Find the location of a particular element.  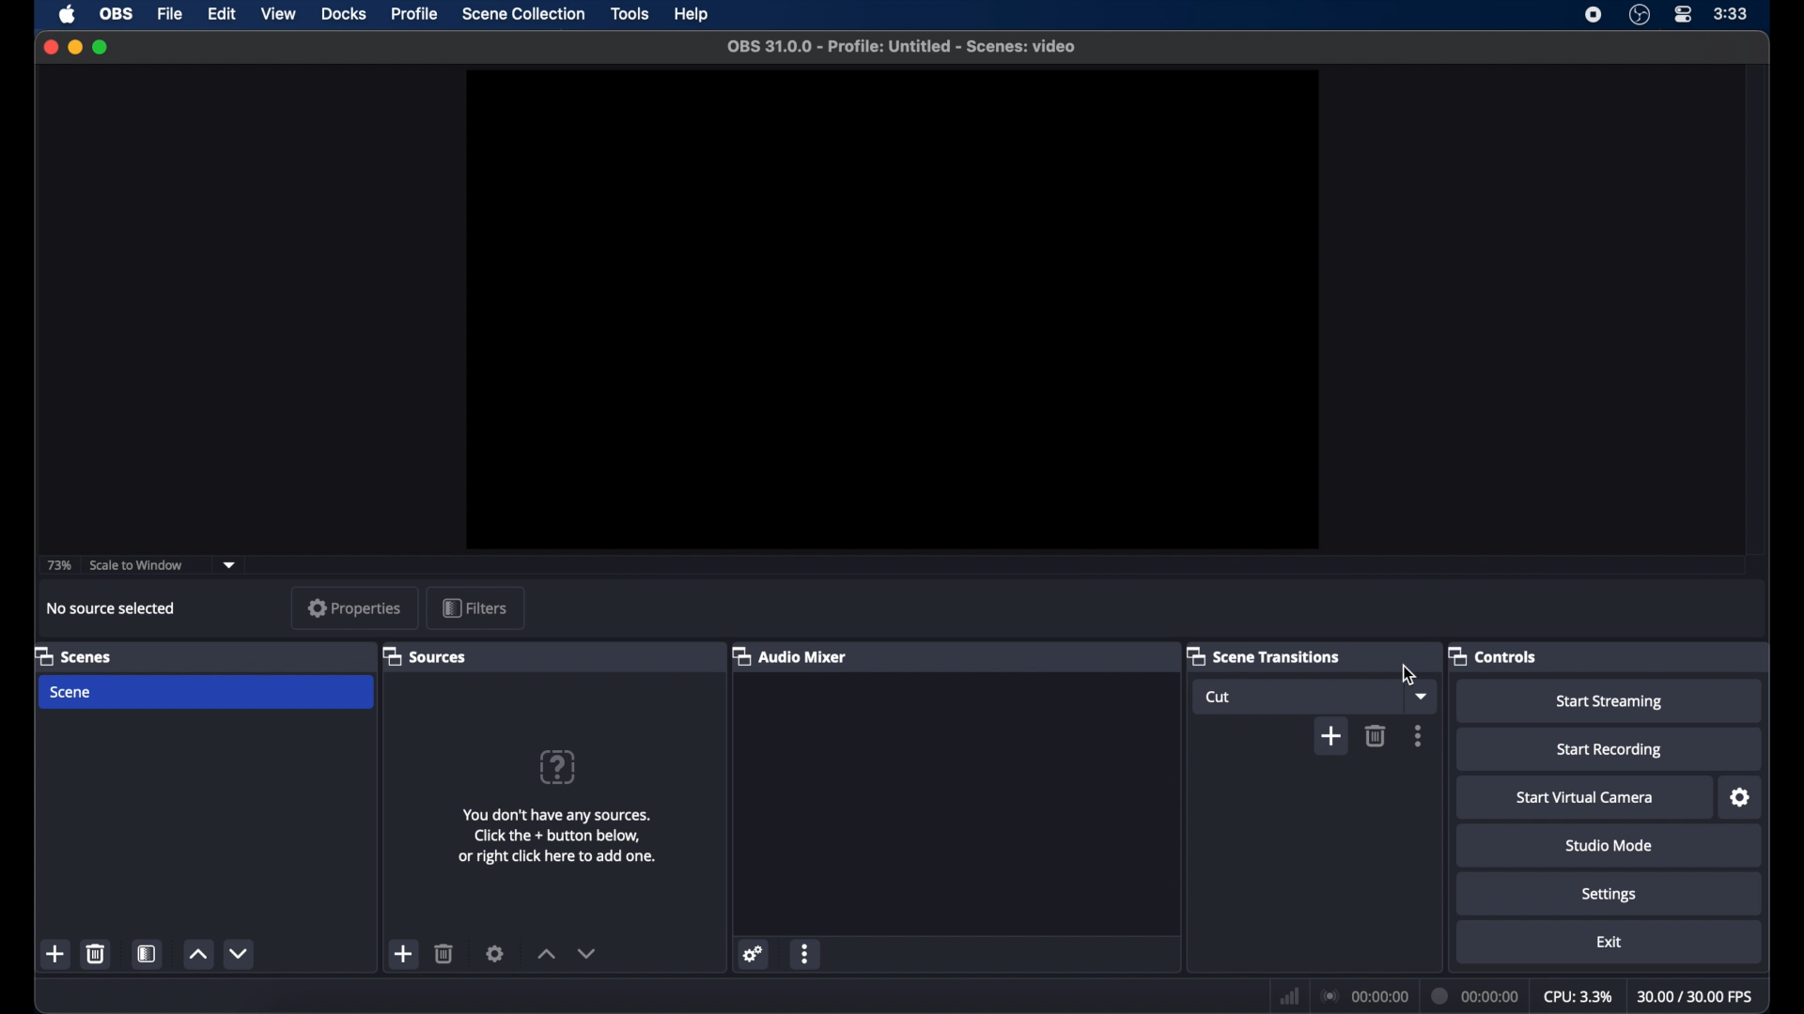

start virtual camera is located at coordinates (1588, 798).